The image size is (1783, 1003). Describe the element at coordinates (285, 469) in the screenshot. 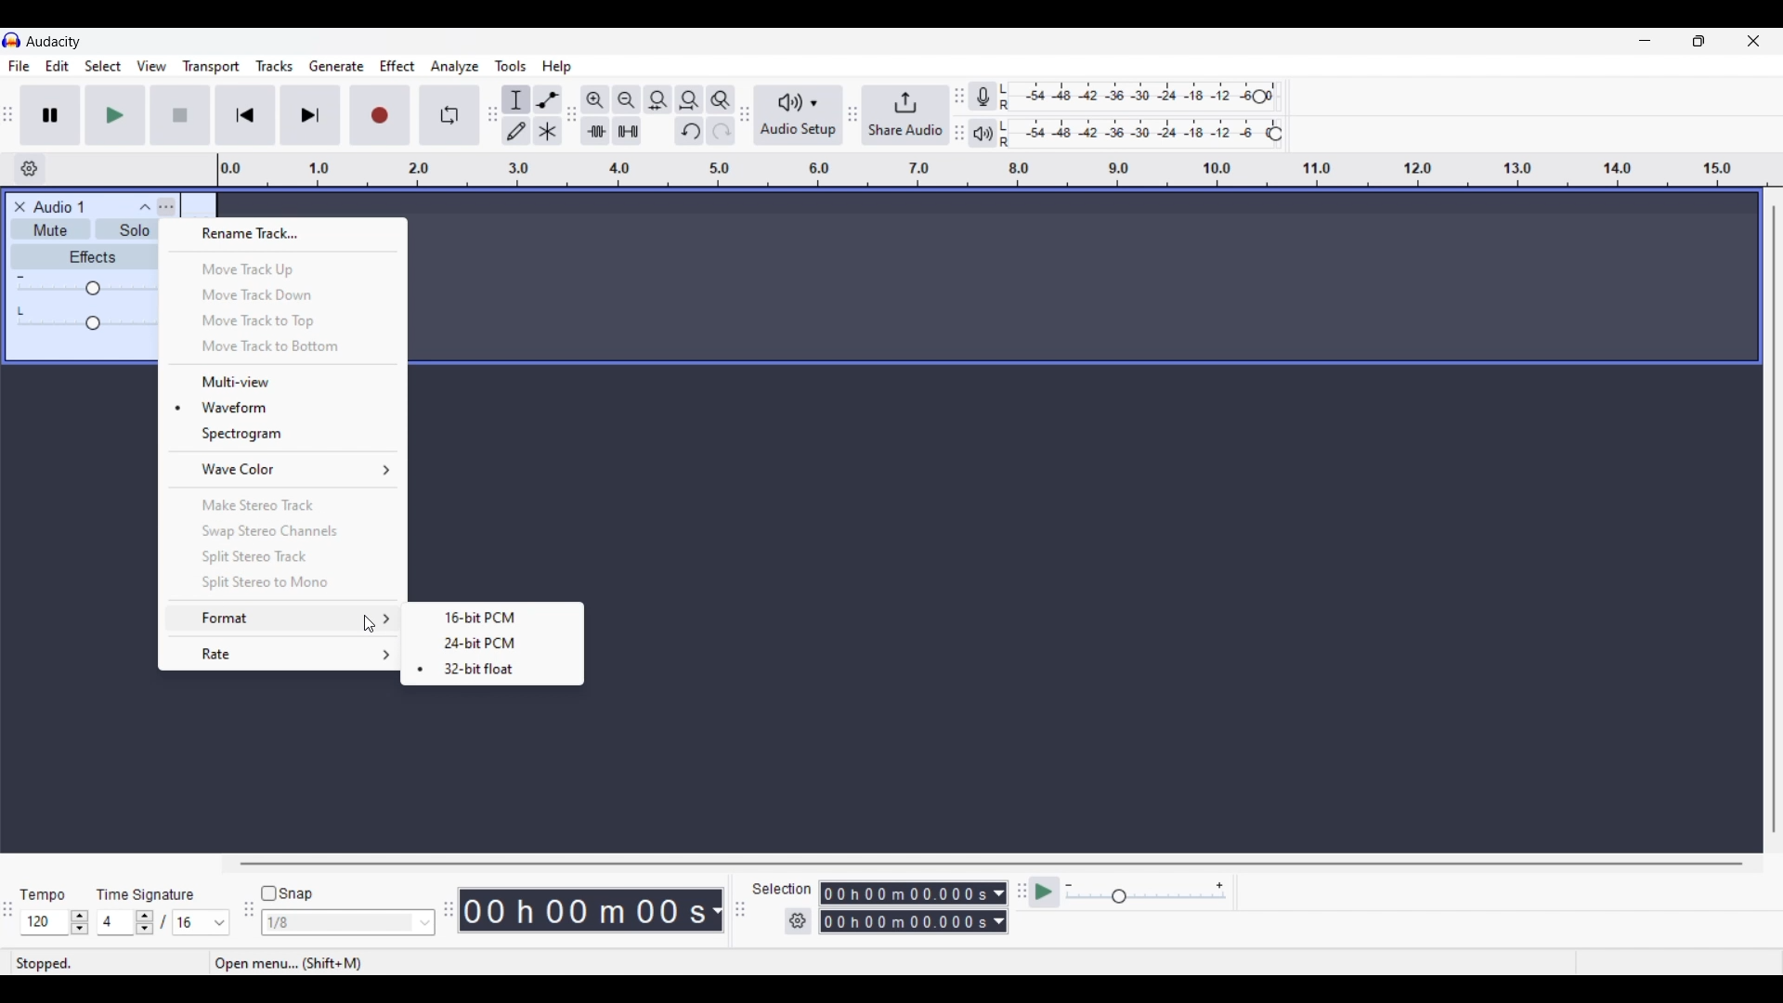

I see `Wave color options` at that location.